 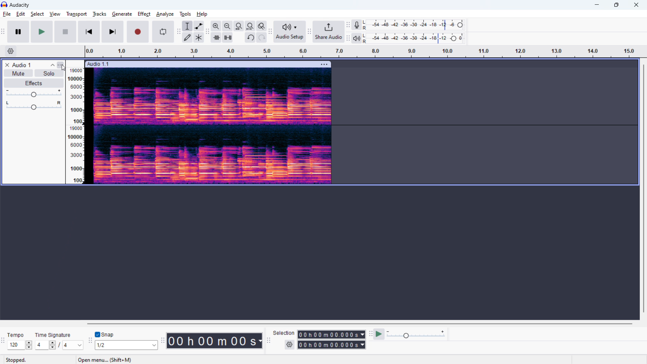 What do you see at coordinates (42, 345) in the screenshot?
I see `time signature beats per measure` at bounding box center [42, 345].